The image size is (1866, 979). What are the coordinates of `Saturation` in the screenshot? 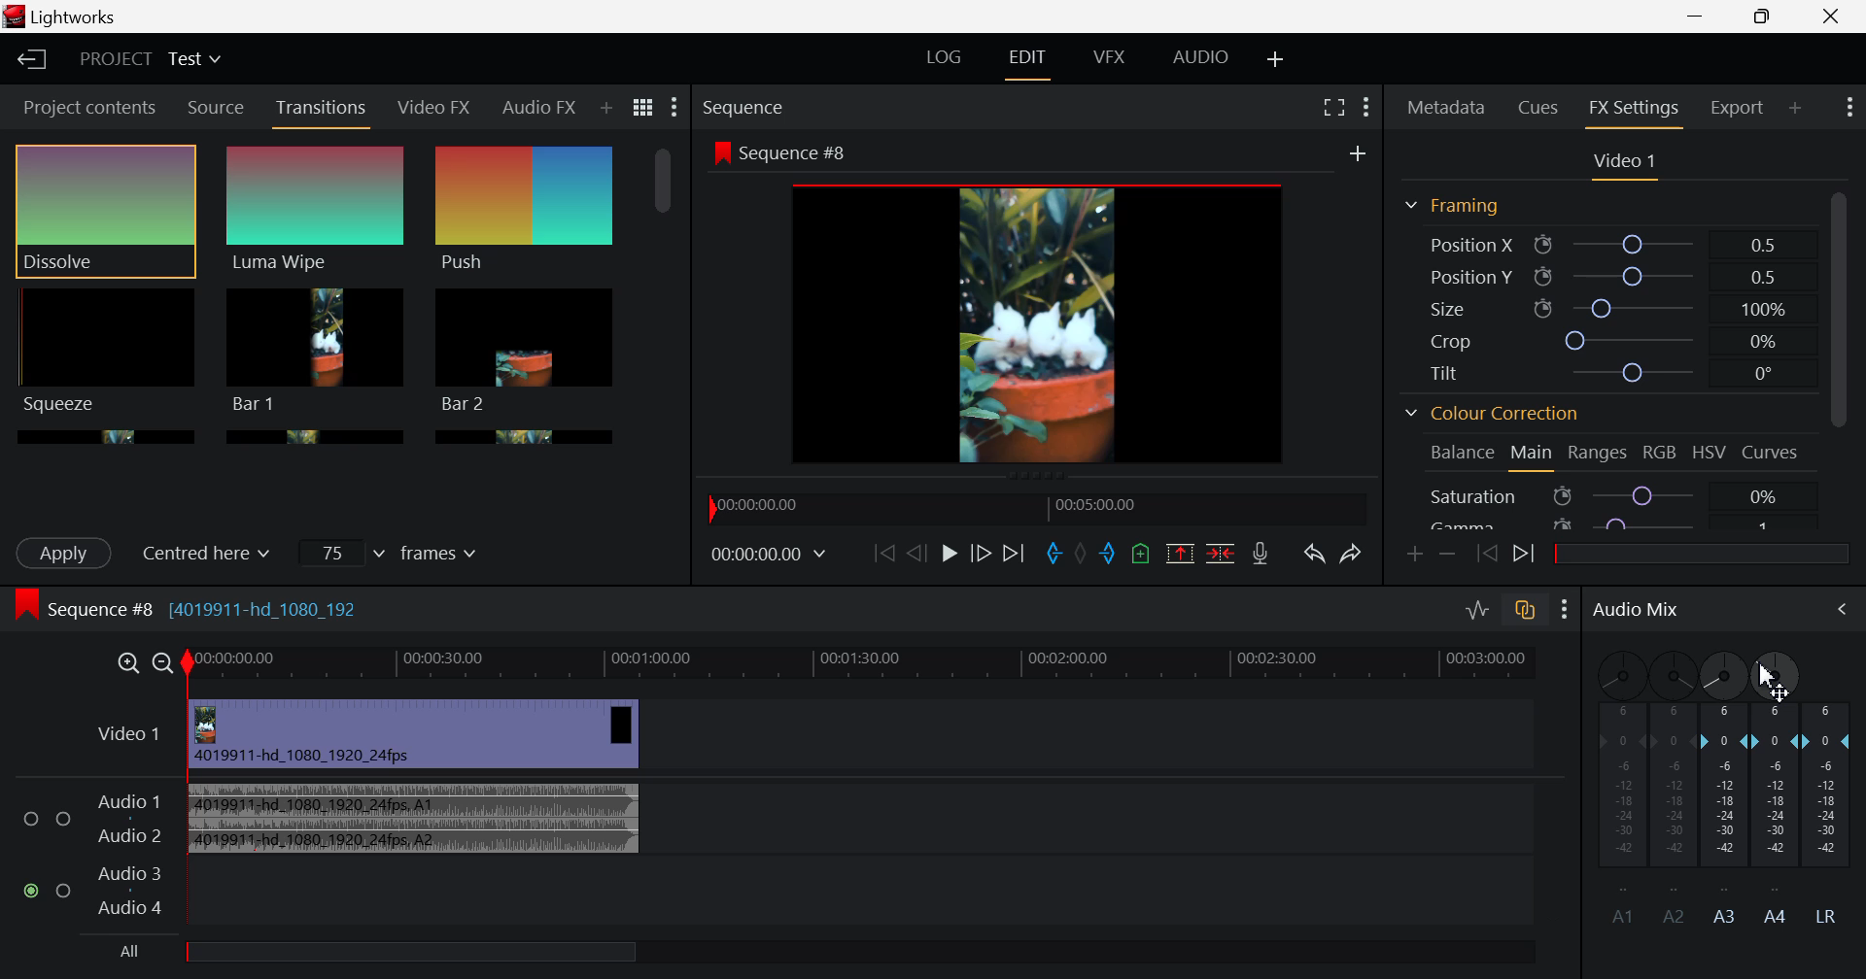 It's located at (1607, 495).